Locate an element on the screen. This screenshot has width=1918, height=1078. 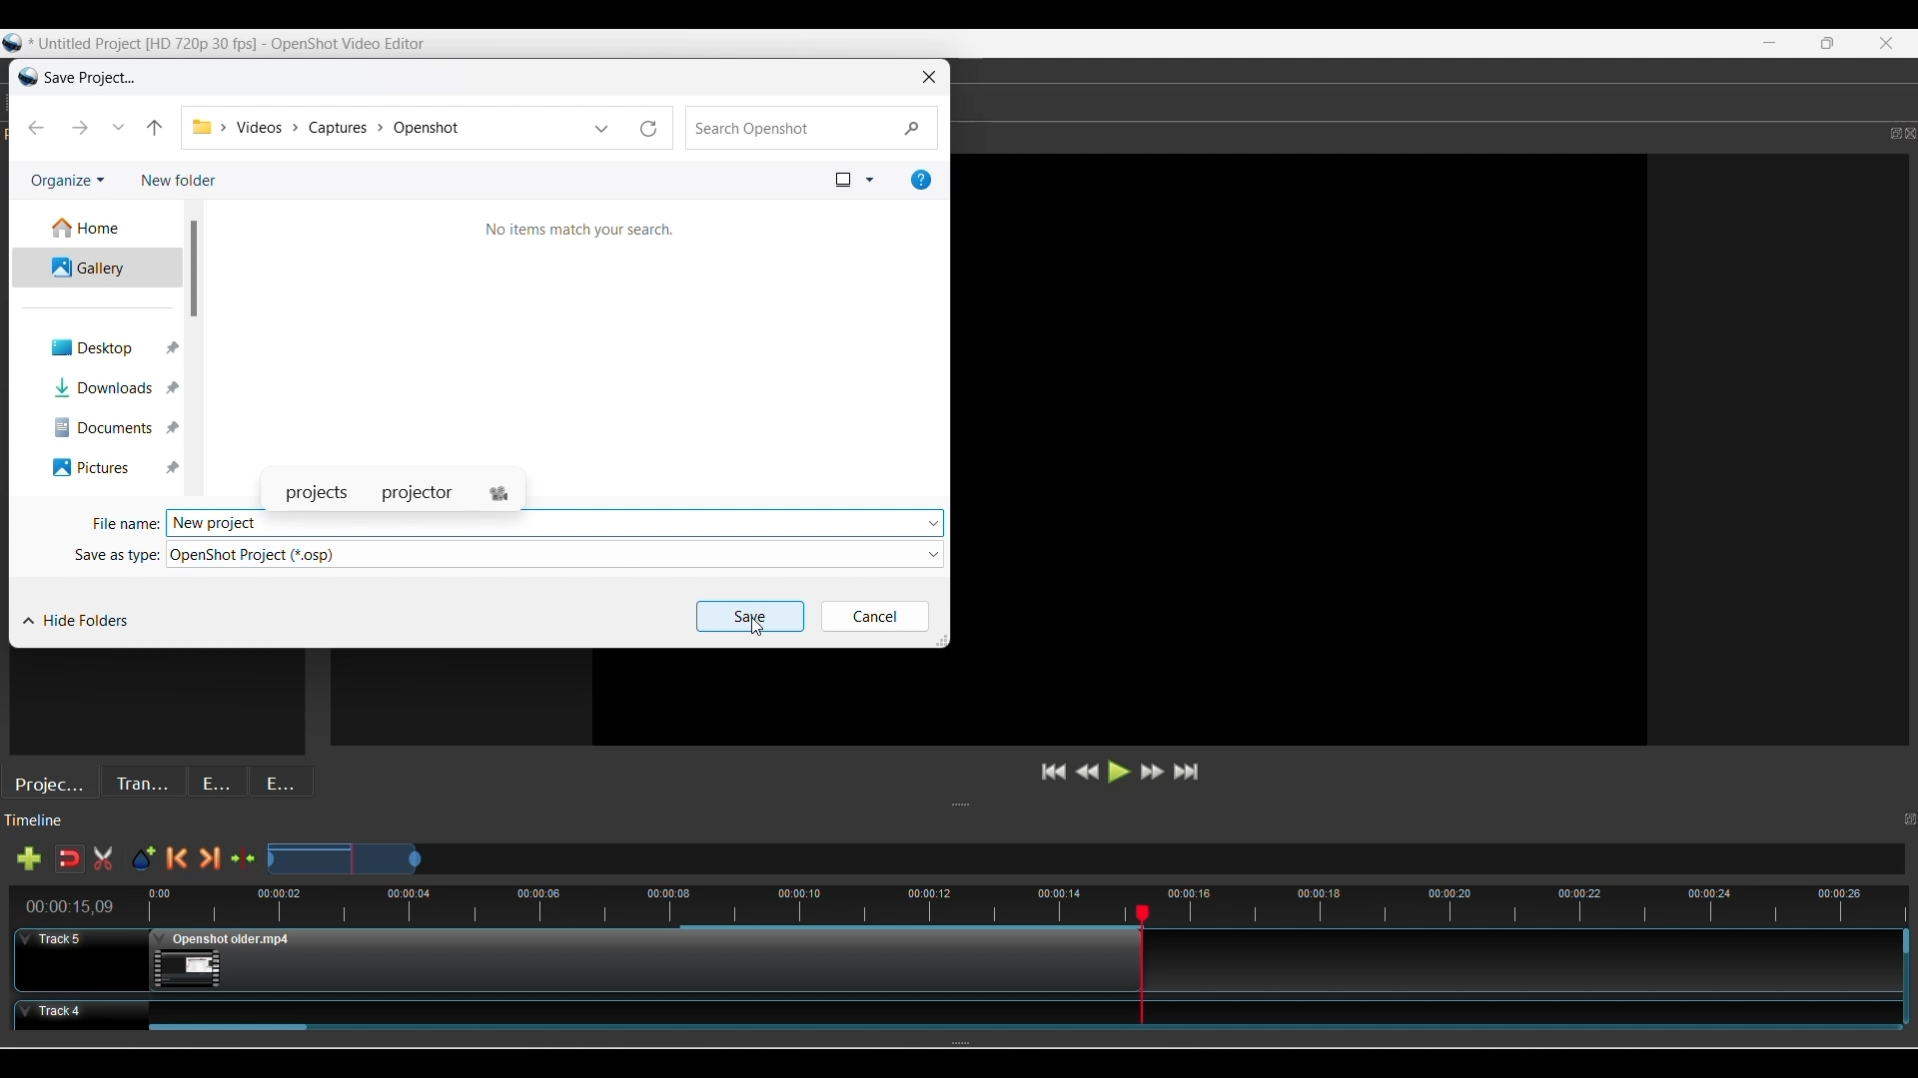
Search Window is located at coordinates (570, 342).